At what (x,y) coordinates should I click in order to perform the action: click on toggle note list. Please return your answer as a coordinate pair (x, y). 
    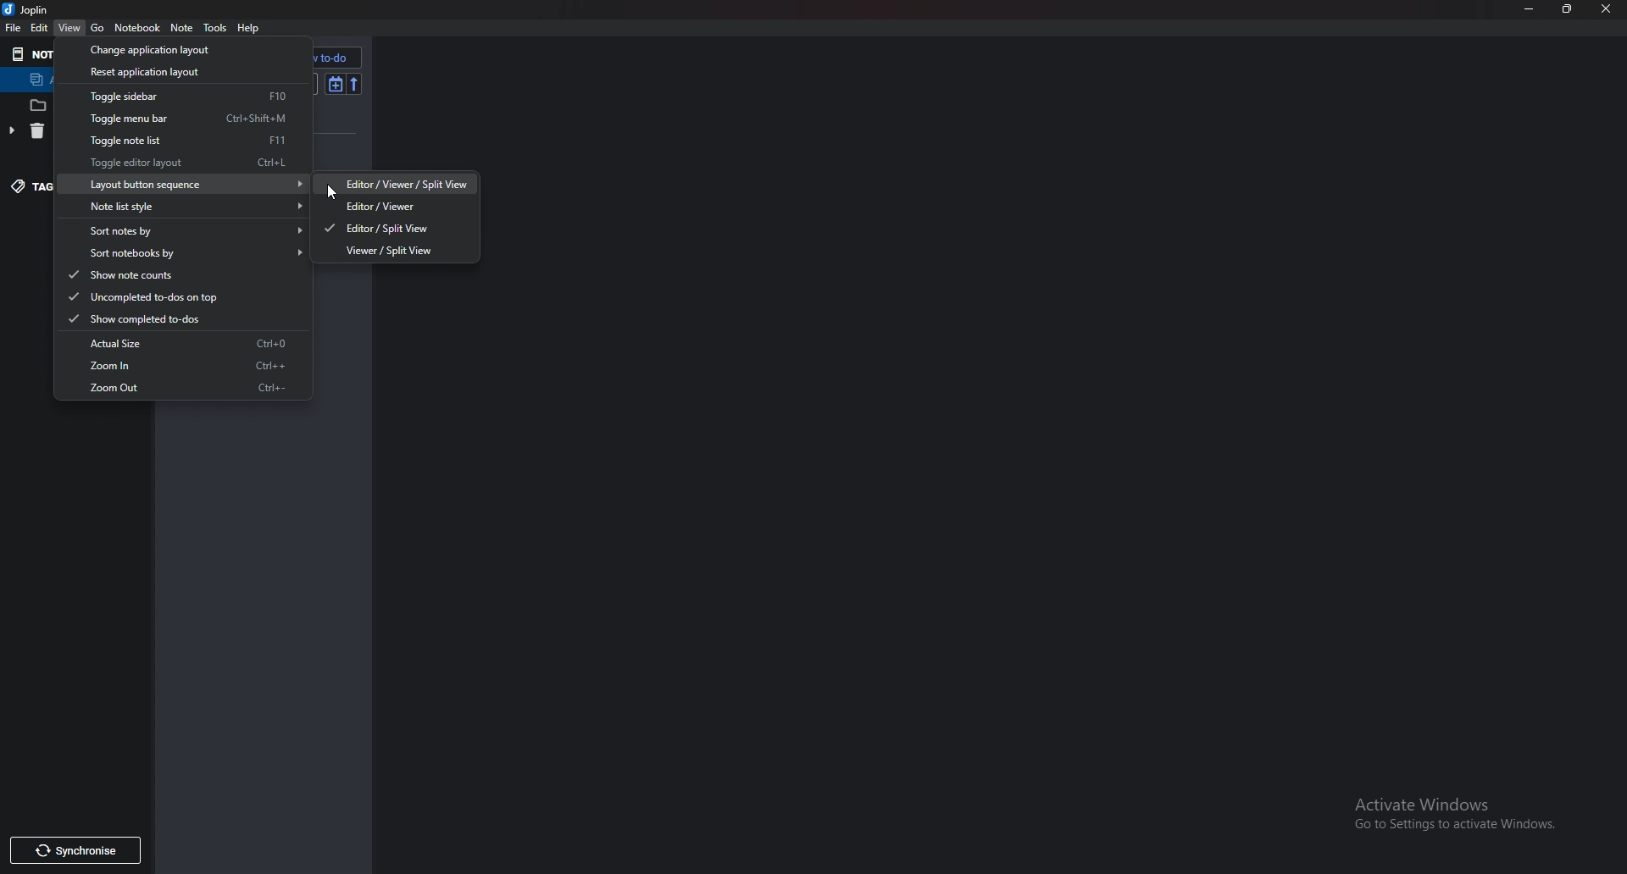
    Looking at the image, I should click on (181, 141).